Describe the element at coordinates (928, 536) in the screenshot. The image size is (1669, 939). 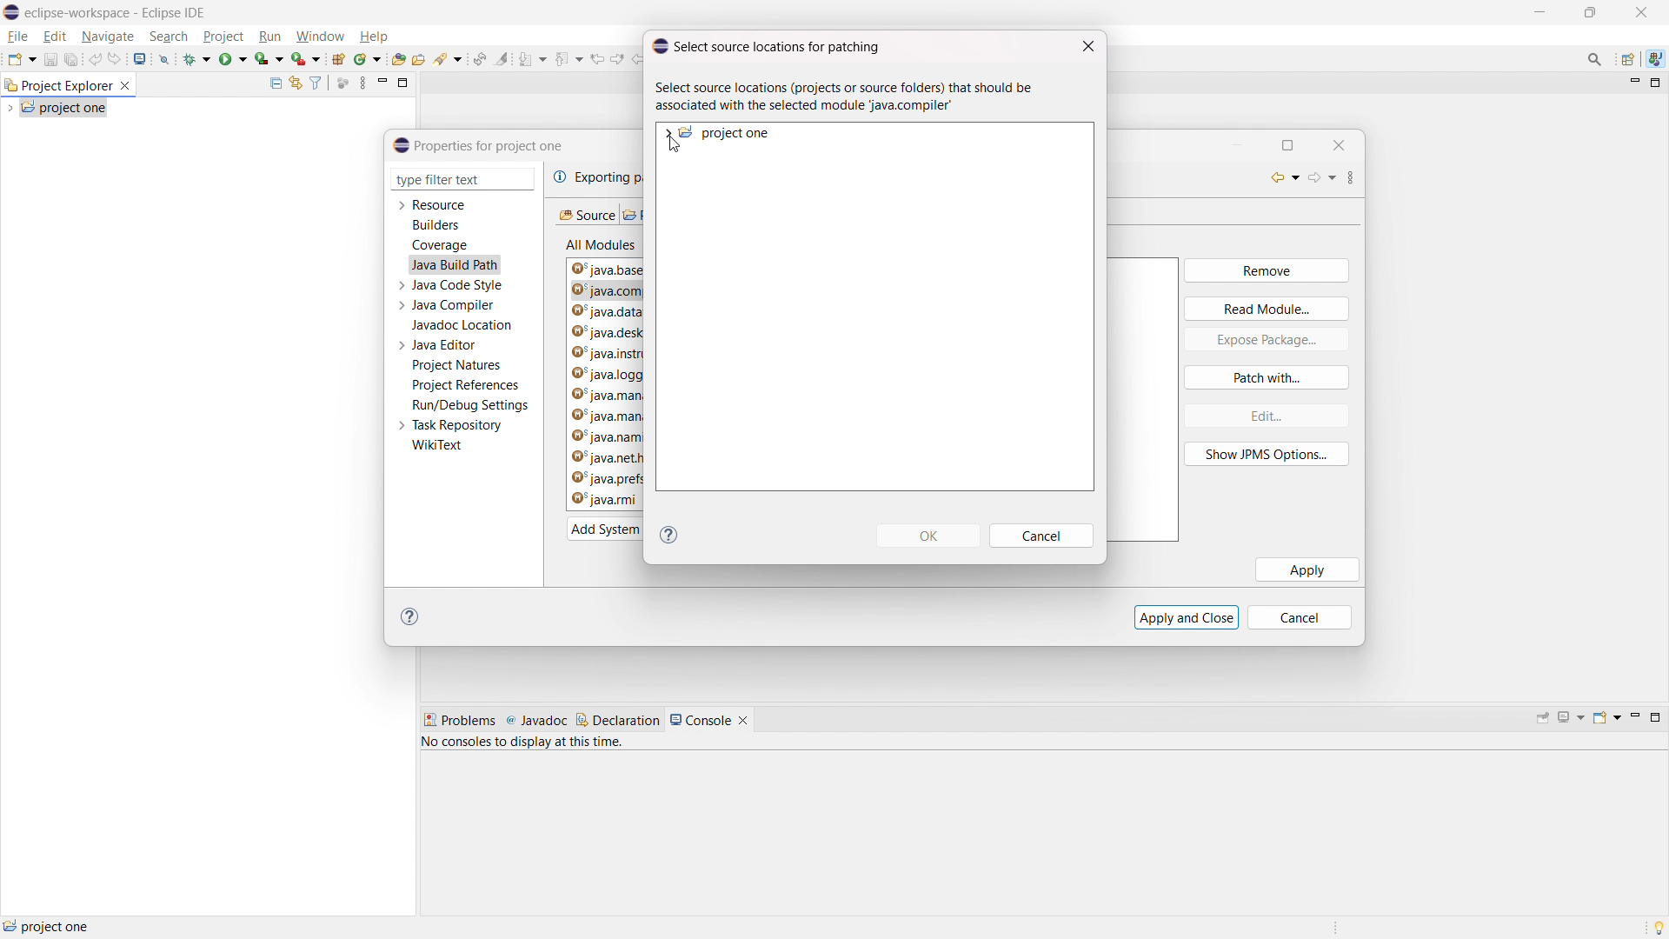
I see `ok` at that location.